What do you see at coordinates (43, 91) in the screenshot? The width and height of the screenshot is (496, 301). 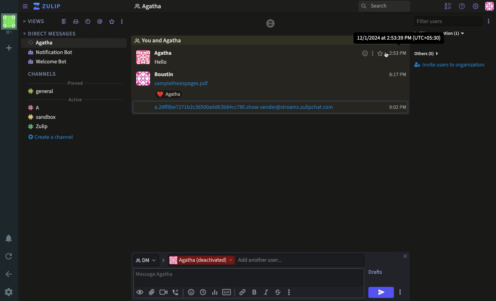 I see `General` at bounding box center [43, 91].